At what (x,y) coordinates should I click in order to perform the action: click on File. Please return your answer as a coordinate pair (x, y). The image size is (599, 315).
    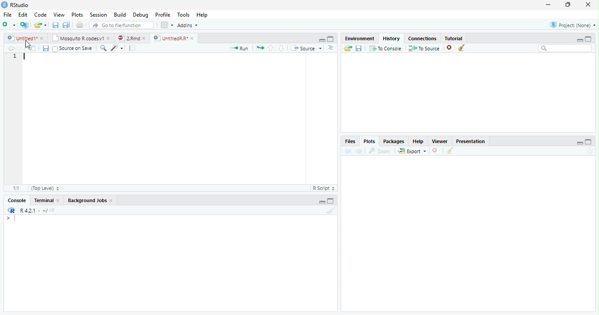
    Looking at the image, I should click on (7, 14).